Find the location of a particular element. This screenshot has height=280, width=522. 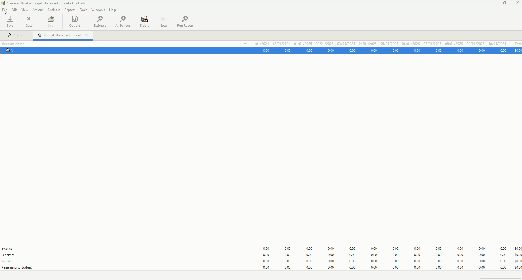

dates is located at coordinates (380, 43).